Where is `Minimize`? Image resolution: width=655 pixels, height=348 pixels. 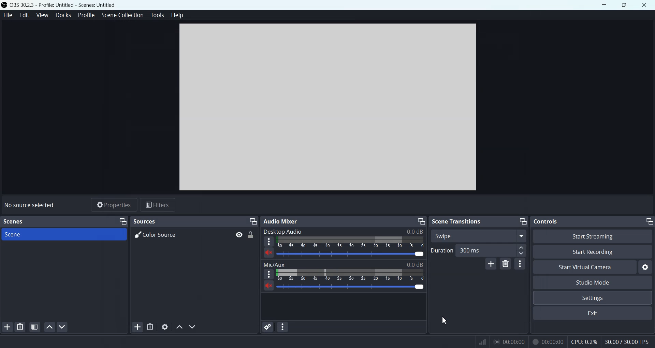 Minimize is located at coordinates (523, 221).